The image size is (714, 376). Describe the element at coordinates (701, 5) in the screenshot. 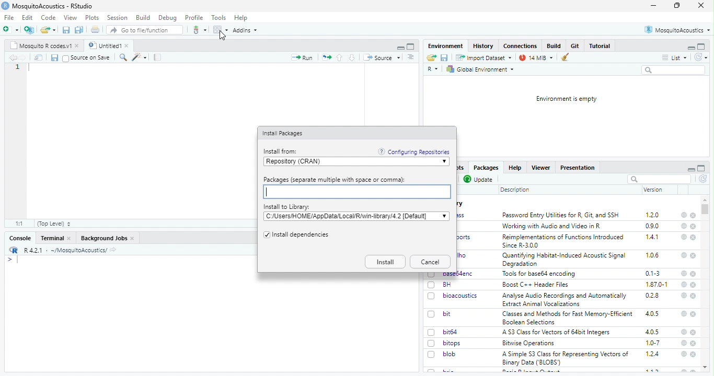

I see `close` at that location.